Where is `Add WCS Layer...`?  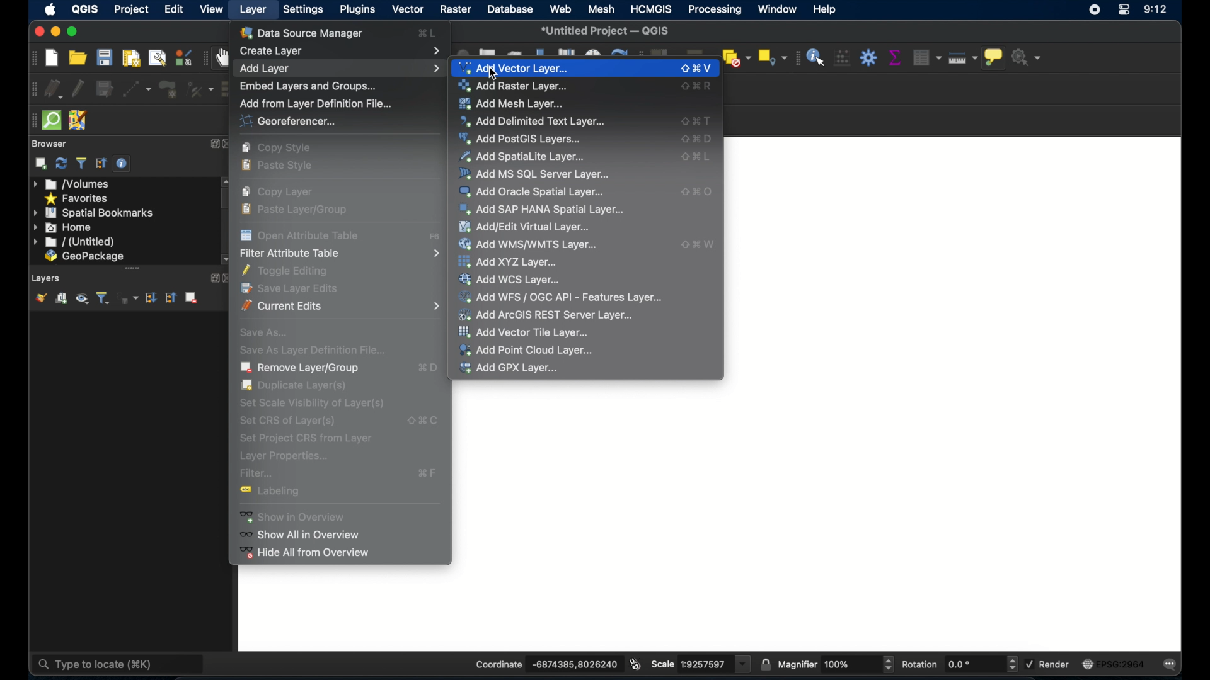
Add WCS Layer... is located at coordinates (525, 280).